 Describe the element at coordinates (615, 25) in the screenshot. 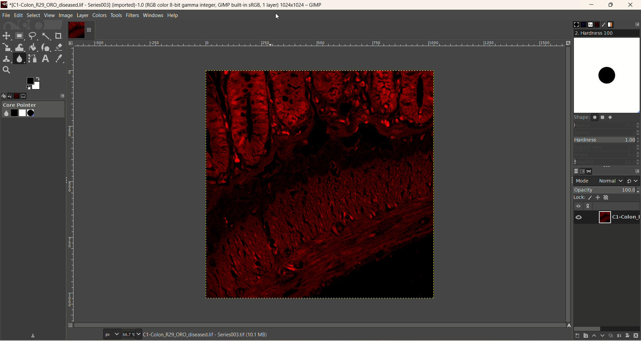

I see `gradient` at that location.